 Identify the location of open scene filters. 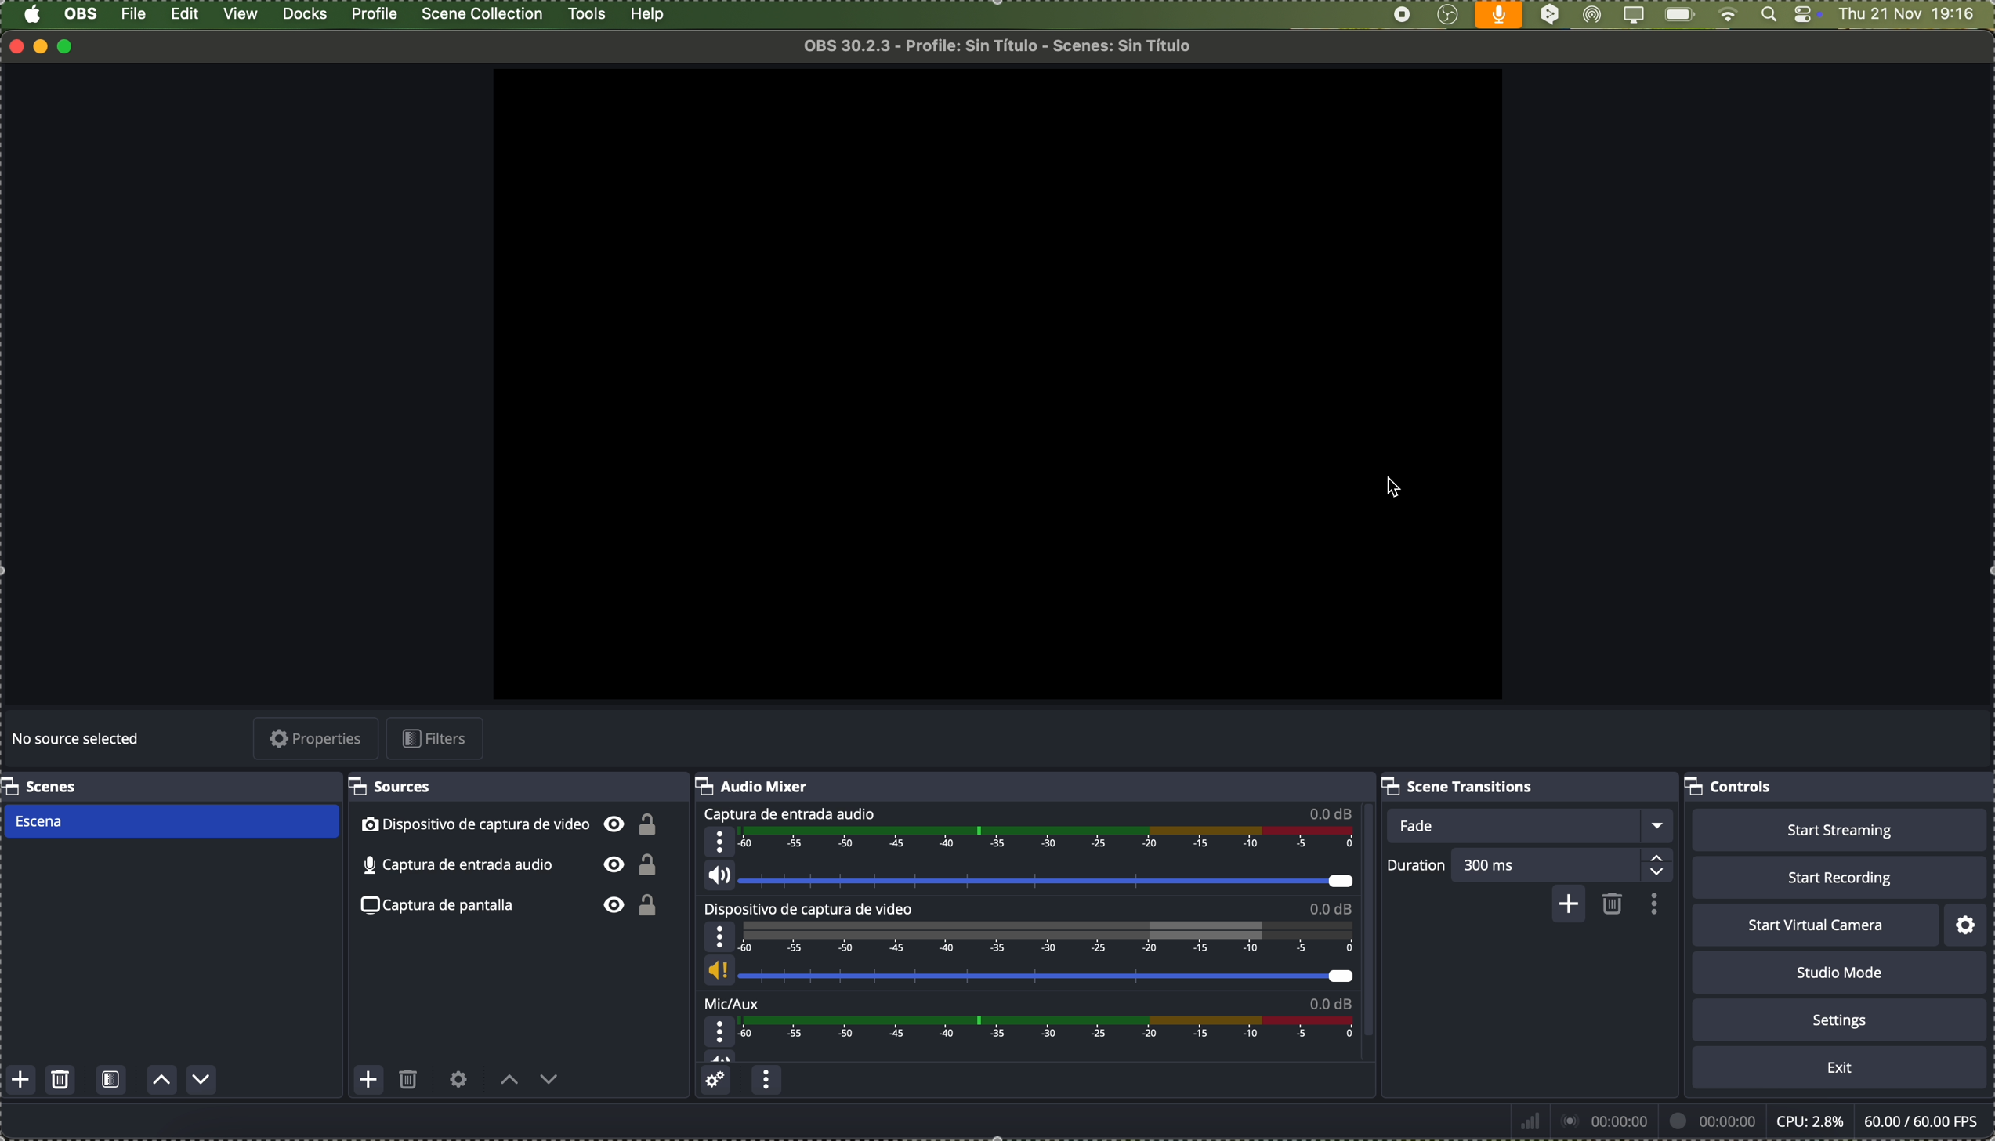
(111, 1081).